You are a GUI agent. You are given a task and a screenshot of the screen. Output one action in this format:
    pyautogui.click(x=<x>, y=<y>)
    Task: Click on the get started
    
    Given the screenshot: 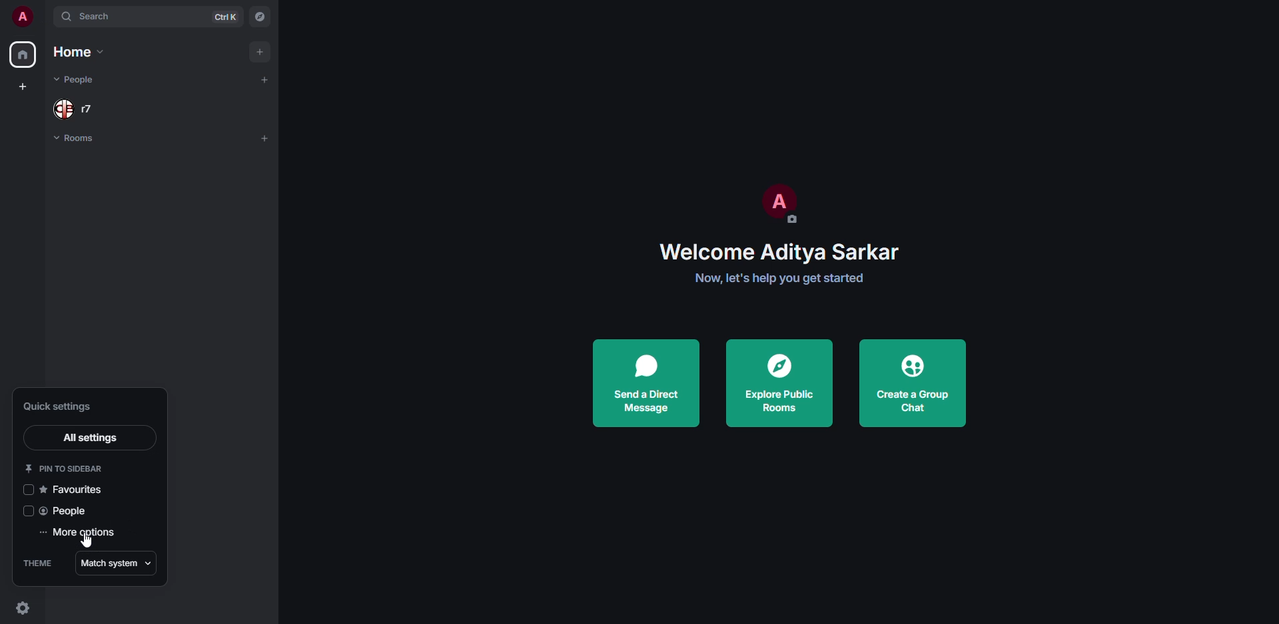 What is the action you would take?
    pyautogui.click(x=780, y=277)
    